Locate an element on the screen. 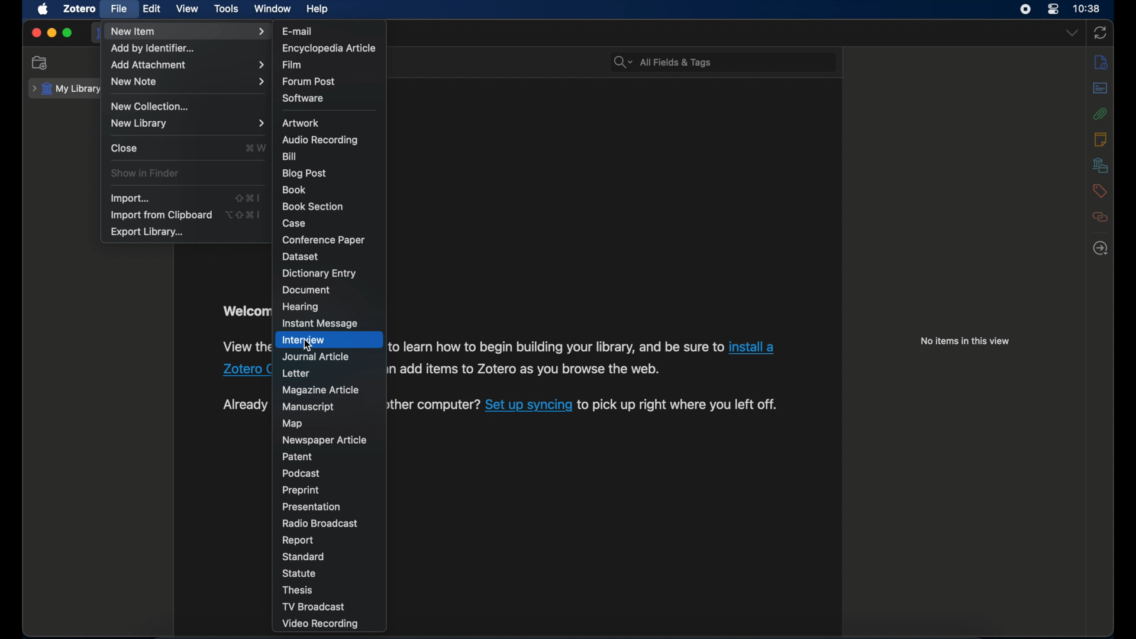  help is located at coordinates (318, 9).